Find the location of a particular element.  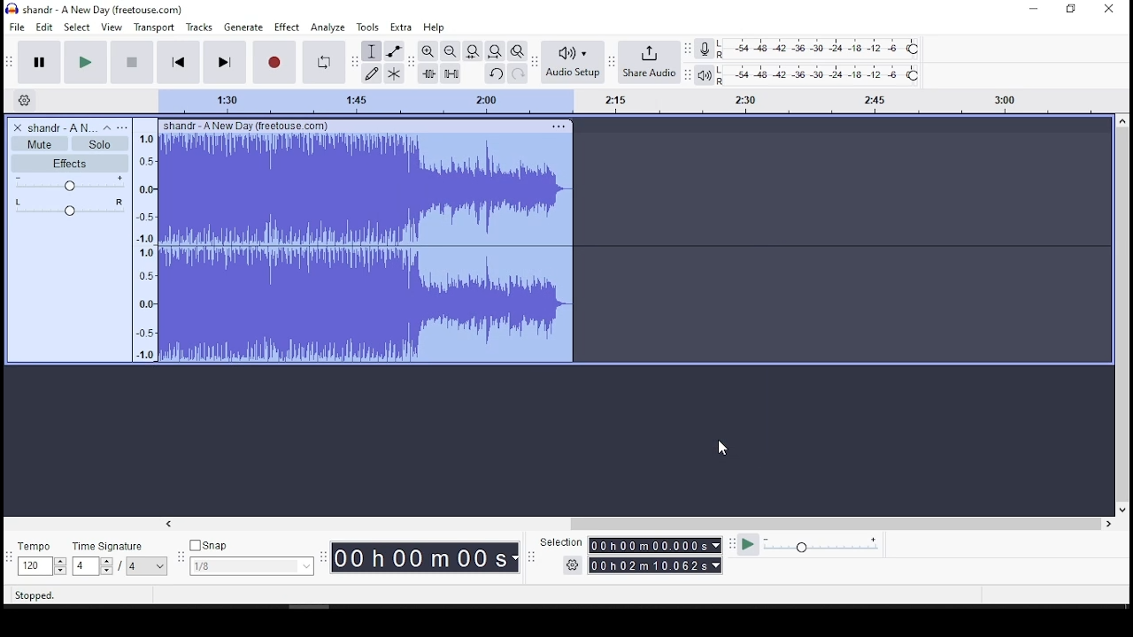

zoom toggle is located at coordinates (518, 50).